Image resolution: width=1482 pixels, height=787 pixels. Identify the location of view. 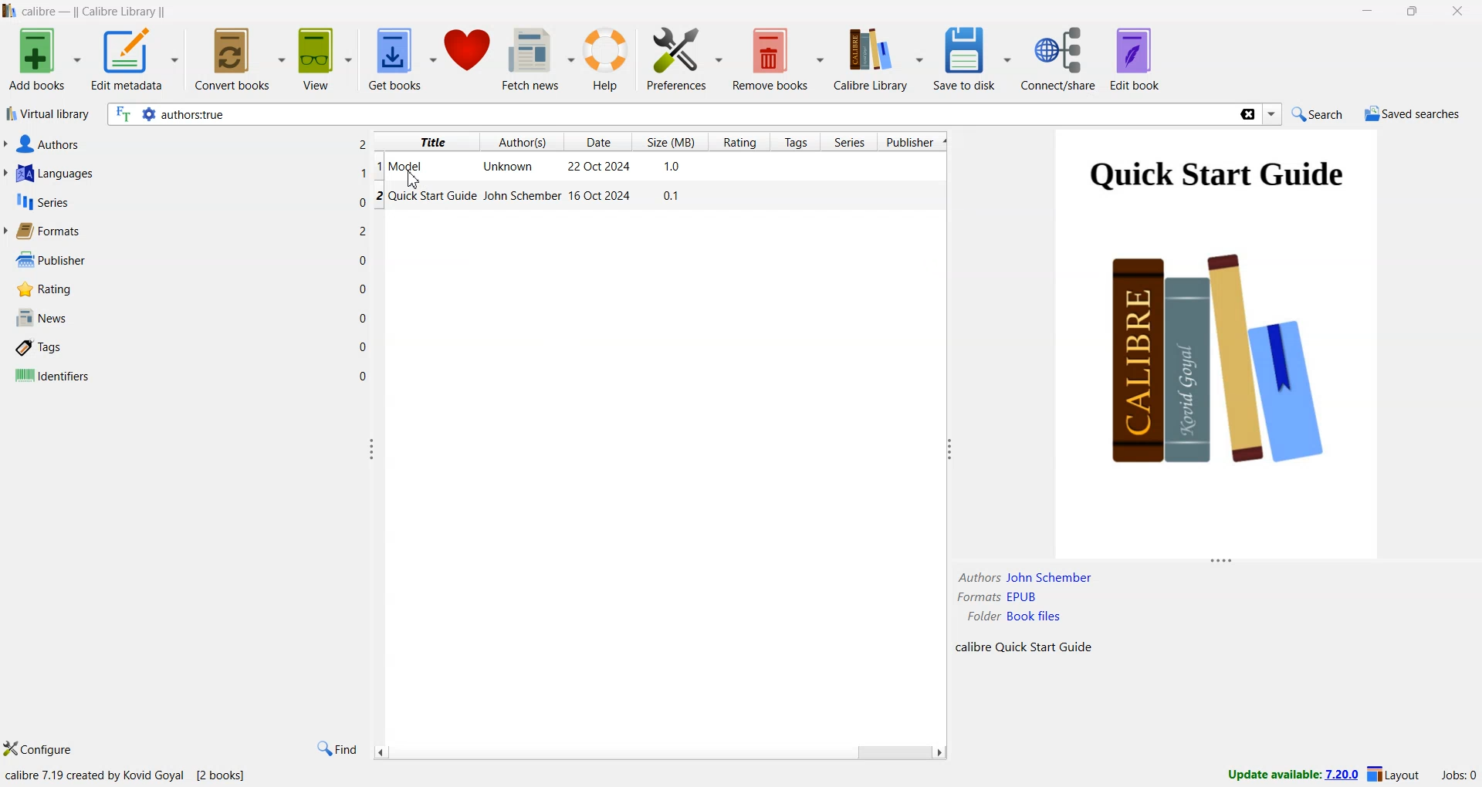
(327, 59).